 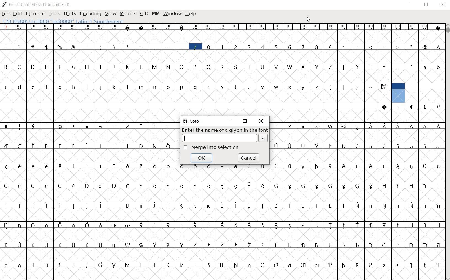 What do you see at coordinates (291, 126) in the screenshot?
I see `Symbol` at bounding box center [291, 126].